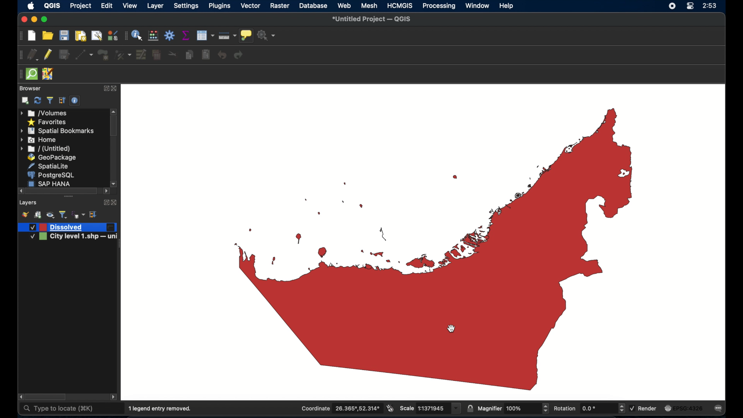  What do you see at coordinates (48, 35) in the screenshot?
I see `open project` at bounding box center [48, 35].